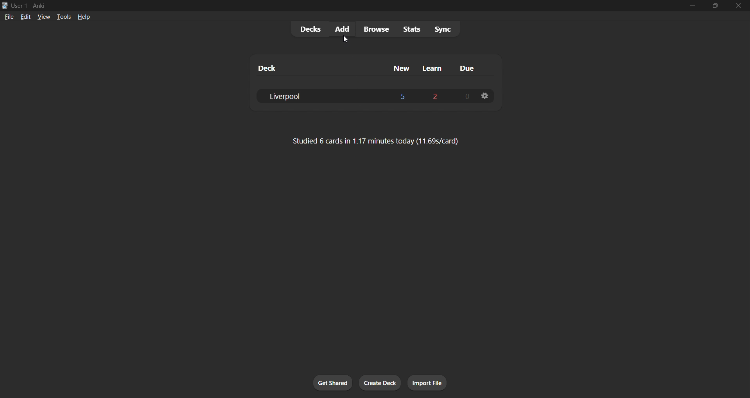  Describe the element at coordinates (370, 96) in the screenshot. I see `liverpool deck data` at that location.